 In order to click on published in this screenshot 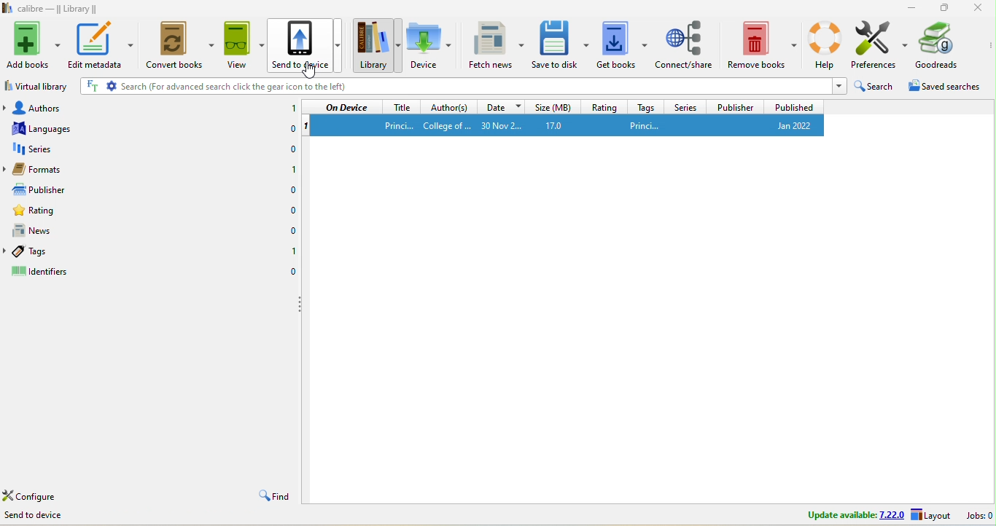, I will do `click(790, 106)`.